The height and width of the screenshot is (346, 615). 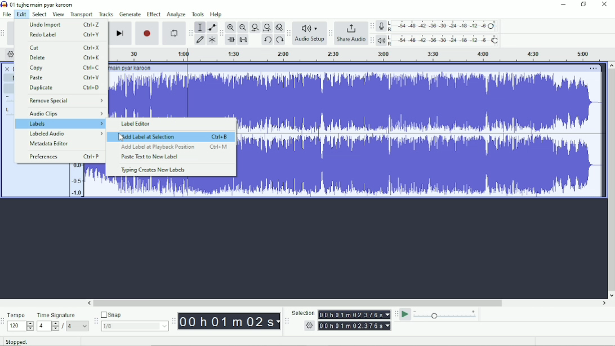 What do you see at coordinates (65, 113) in the screenshot?
I see `Audio Clips` at bounding box center [65, 113].